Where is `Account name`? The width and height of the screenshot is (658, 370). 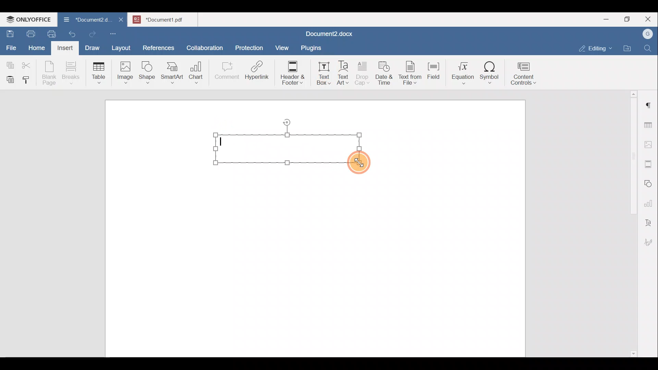 Account name is located at coordinates (646, 34).